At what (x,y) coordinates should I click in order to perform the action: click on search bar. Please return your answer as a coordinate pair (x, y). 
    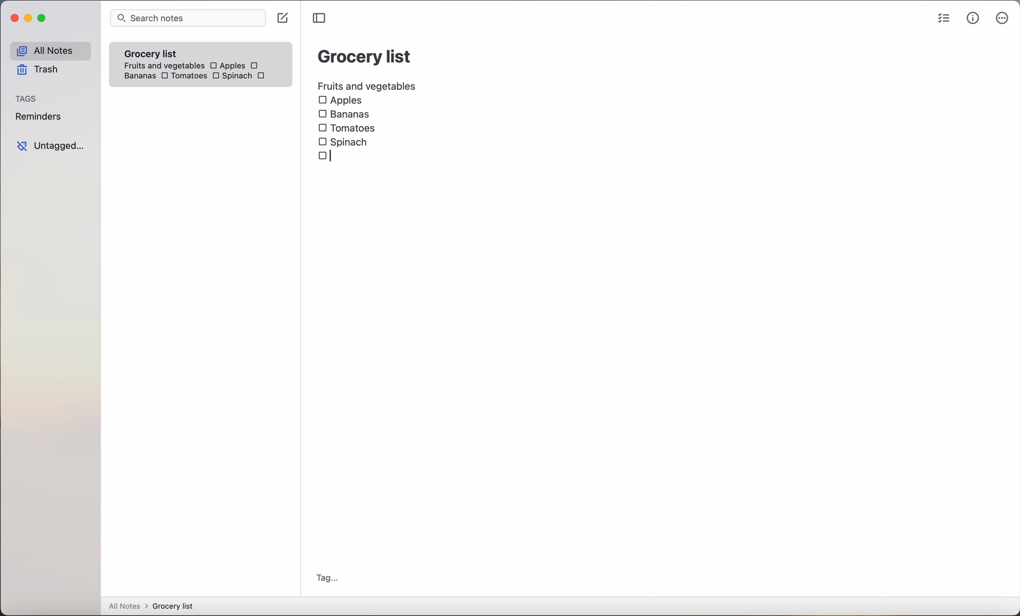
    Looking at the image, I should click on (188, 19).